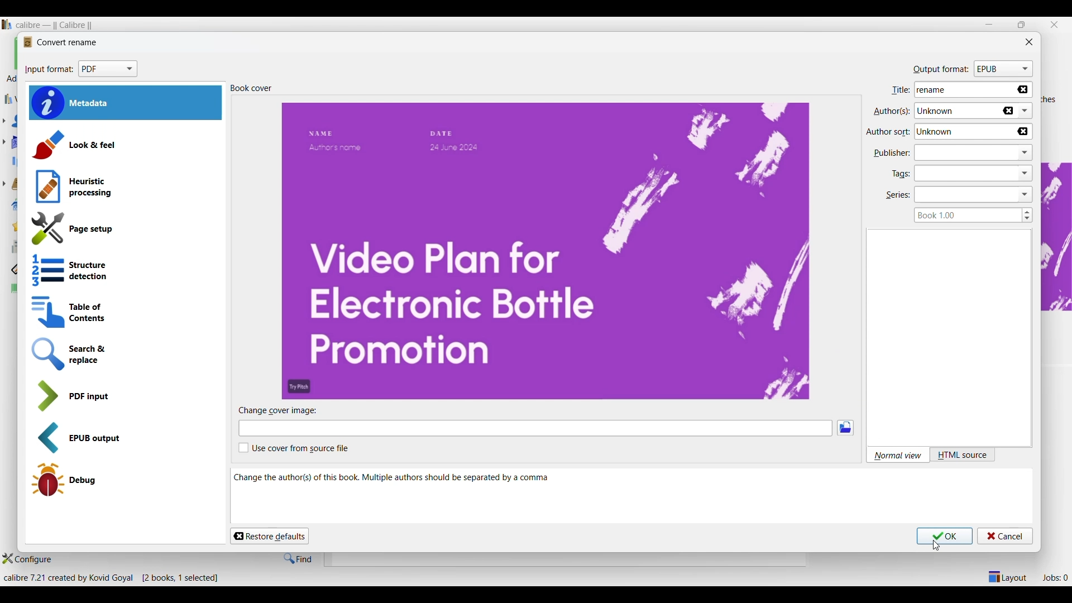 The image size is (1072, 603). What do you see at coordinates (1003, 69) in the screenshot?
I see `Format options` at bounding box center [1003, 69].